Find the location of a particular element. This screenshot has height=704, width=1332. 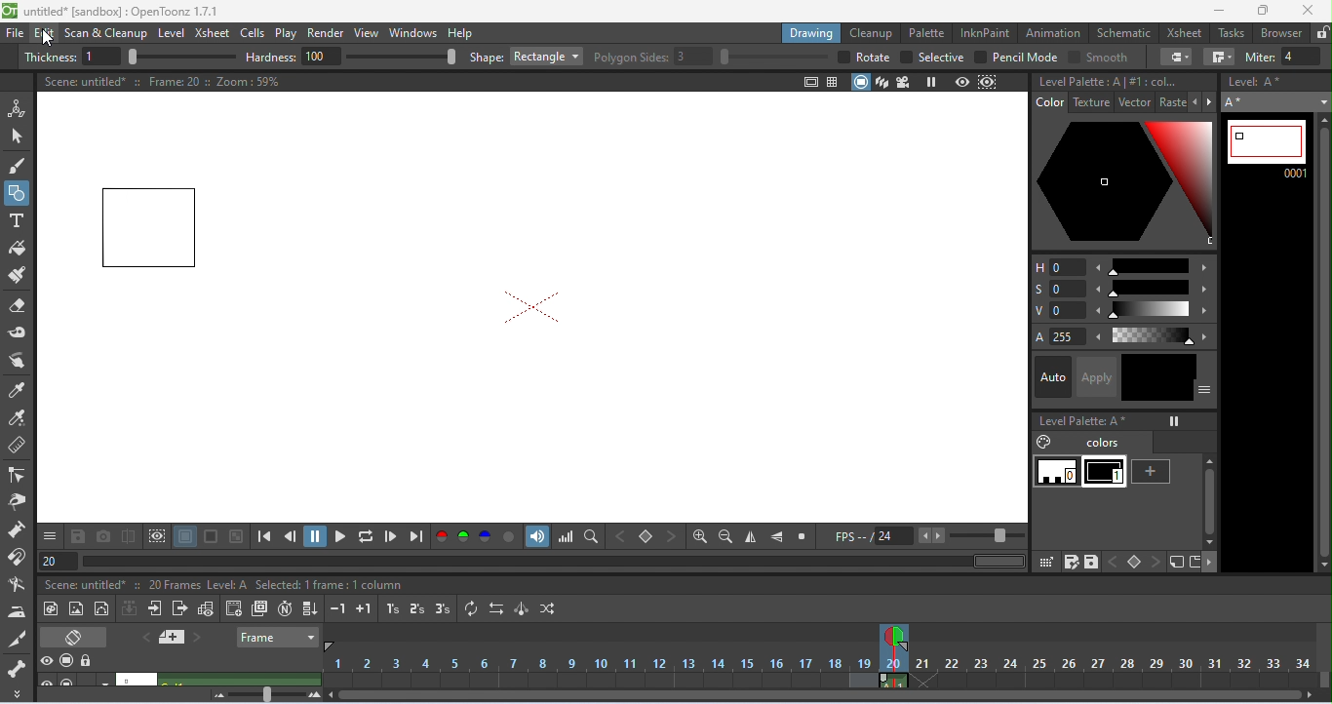

fill in empty cells is located at coordinates (311, 609).